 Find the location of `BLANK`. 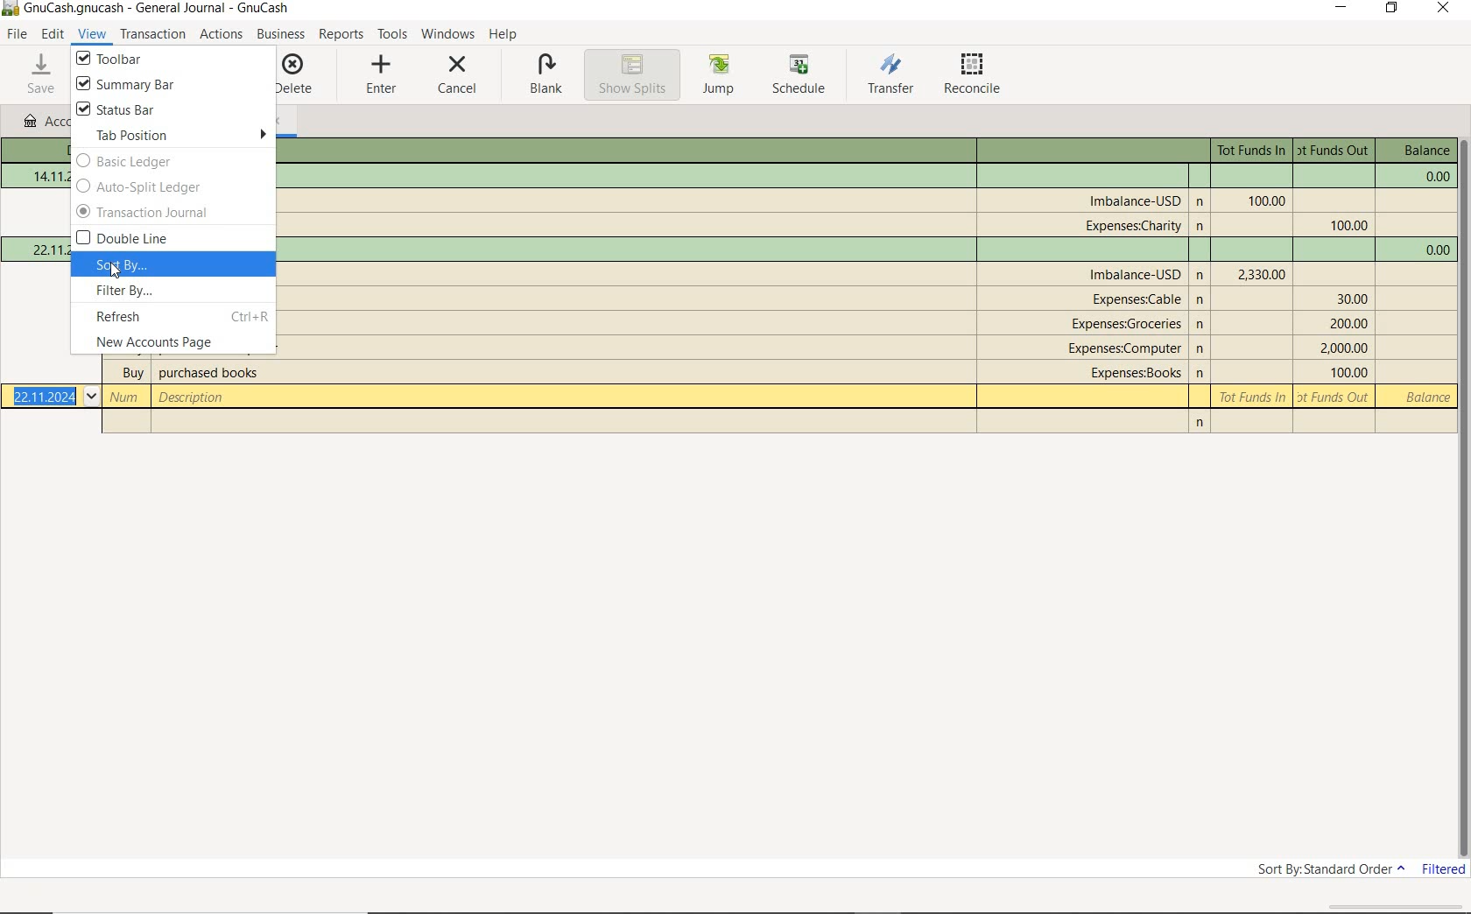

BLANK is located at coordinates (546, 76).